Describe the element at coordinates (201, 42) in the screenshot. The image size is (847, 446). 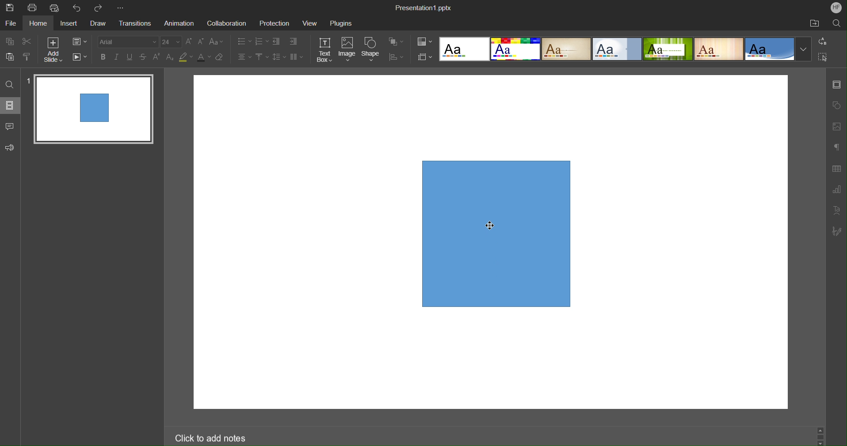
I see `Decrease Font` at that location.